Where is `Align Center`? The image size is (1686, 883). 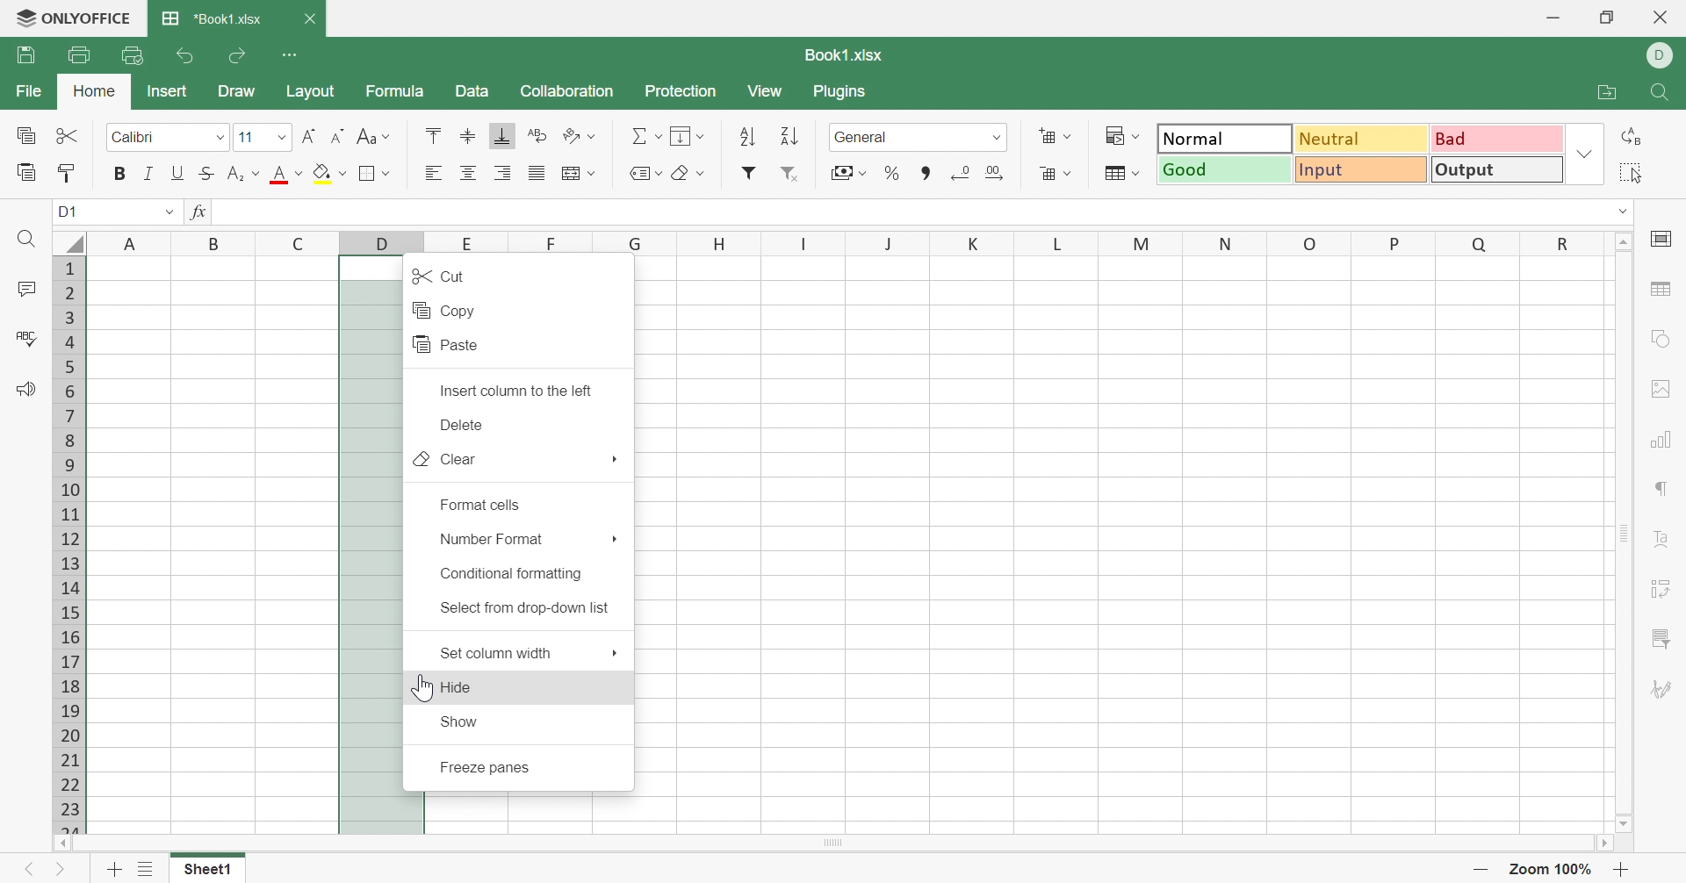 Align Center is located at coordinates (468, 171).